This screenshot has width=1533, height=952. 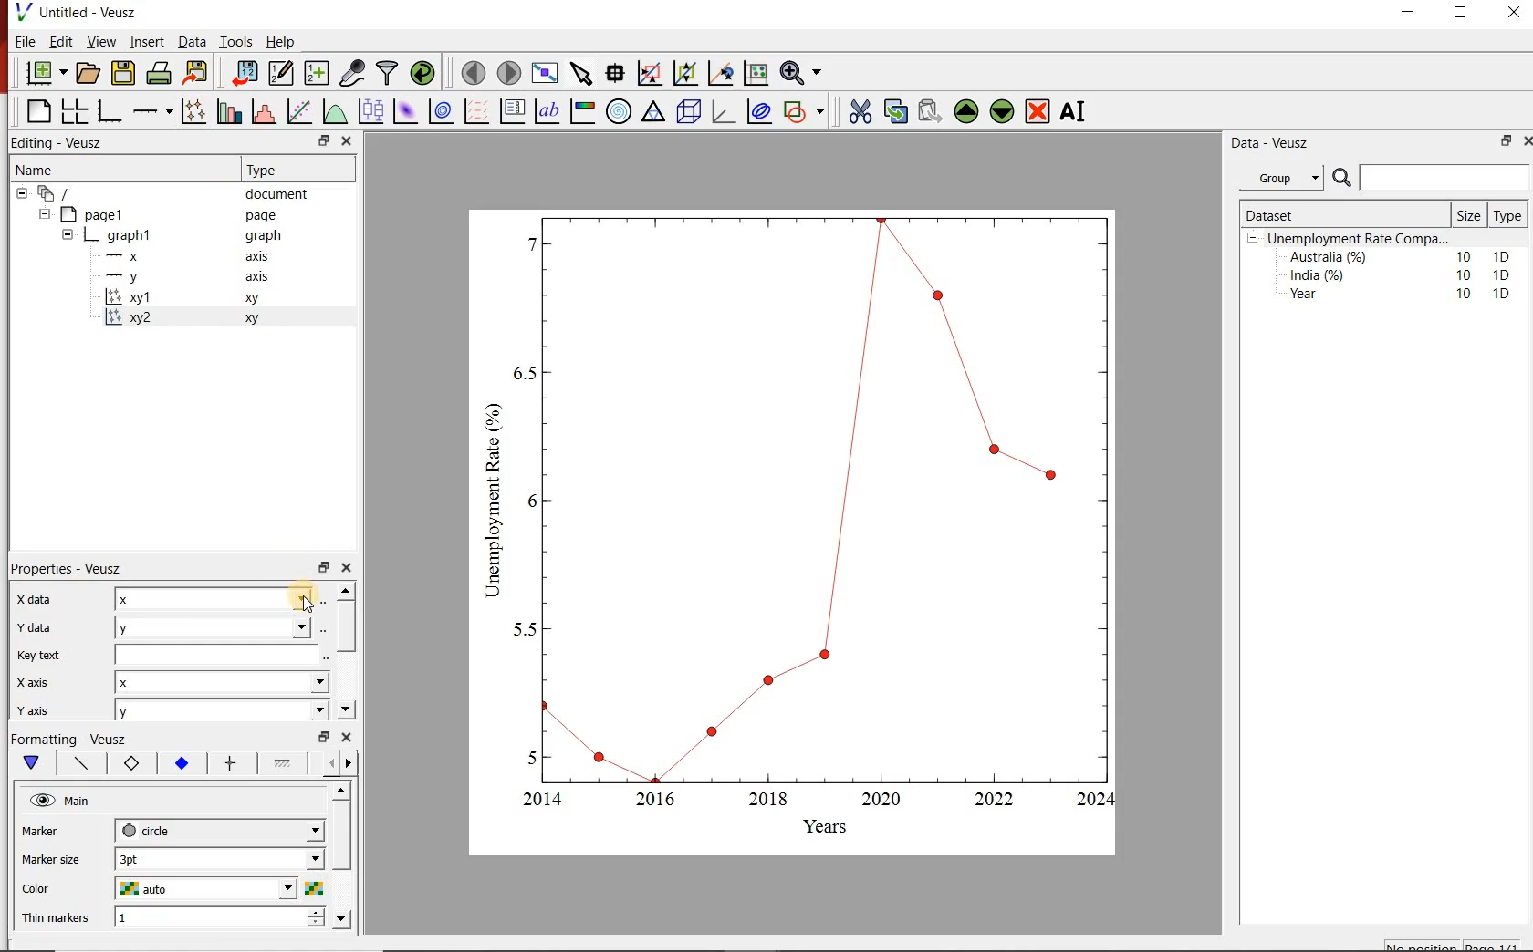 What do you see at coordinates (47, 72) in the screenshot?
I see `new document` at bounding box center [47, 72].